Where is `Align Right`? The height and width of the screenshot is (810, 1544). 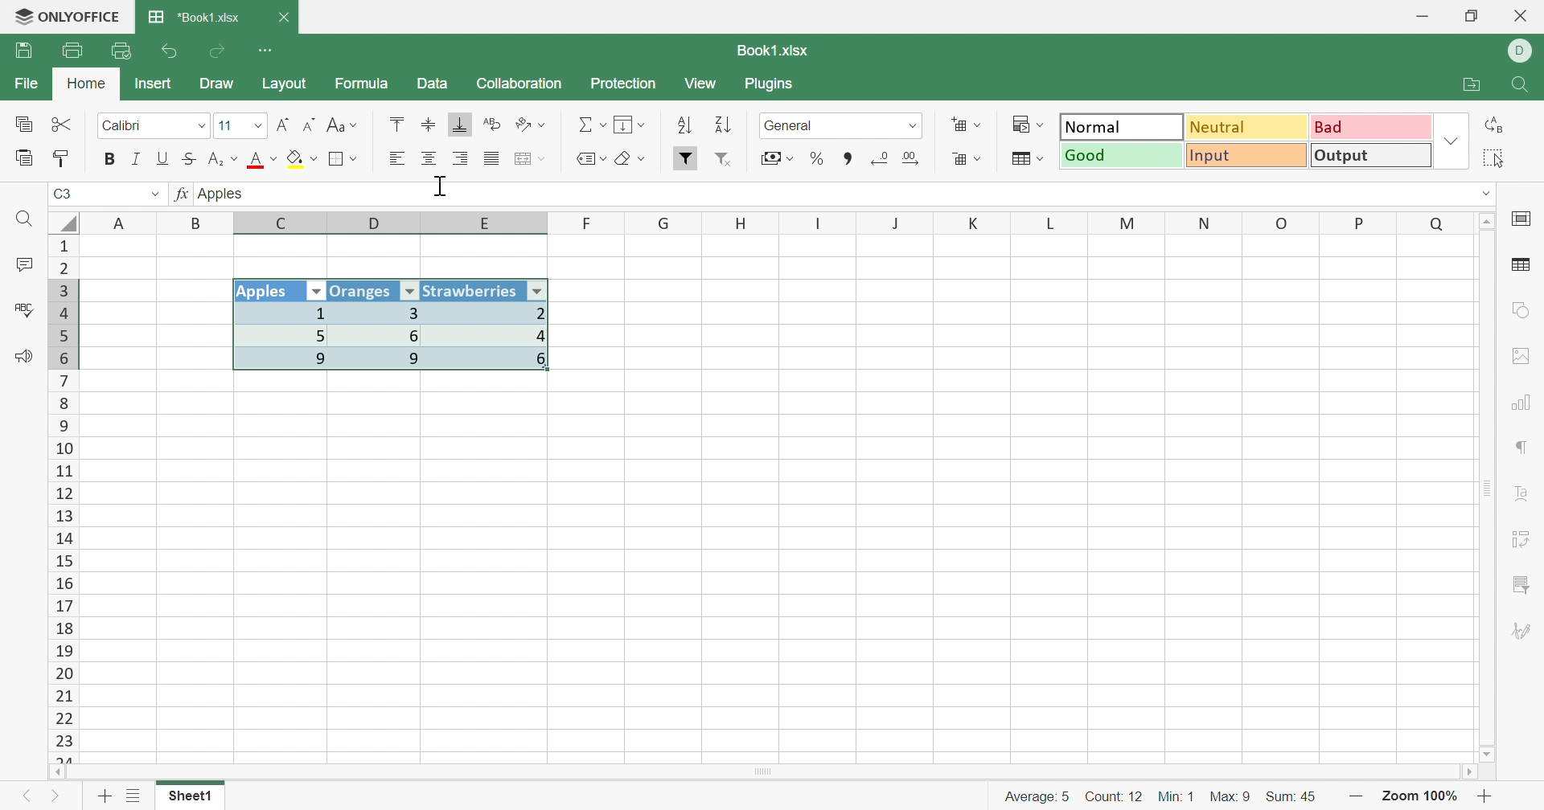 Align Right is located at coordinates (396, 158).